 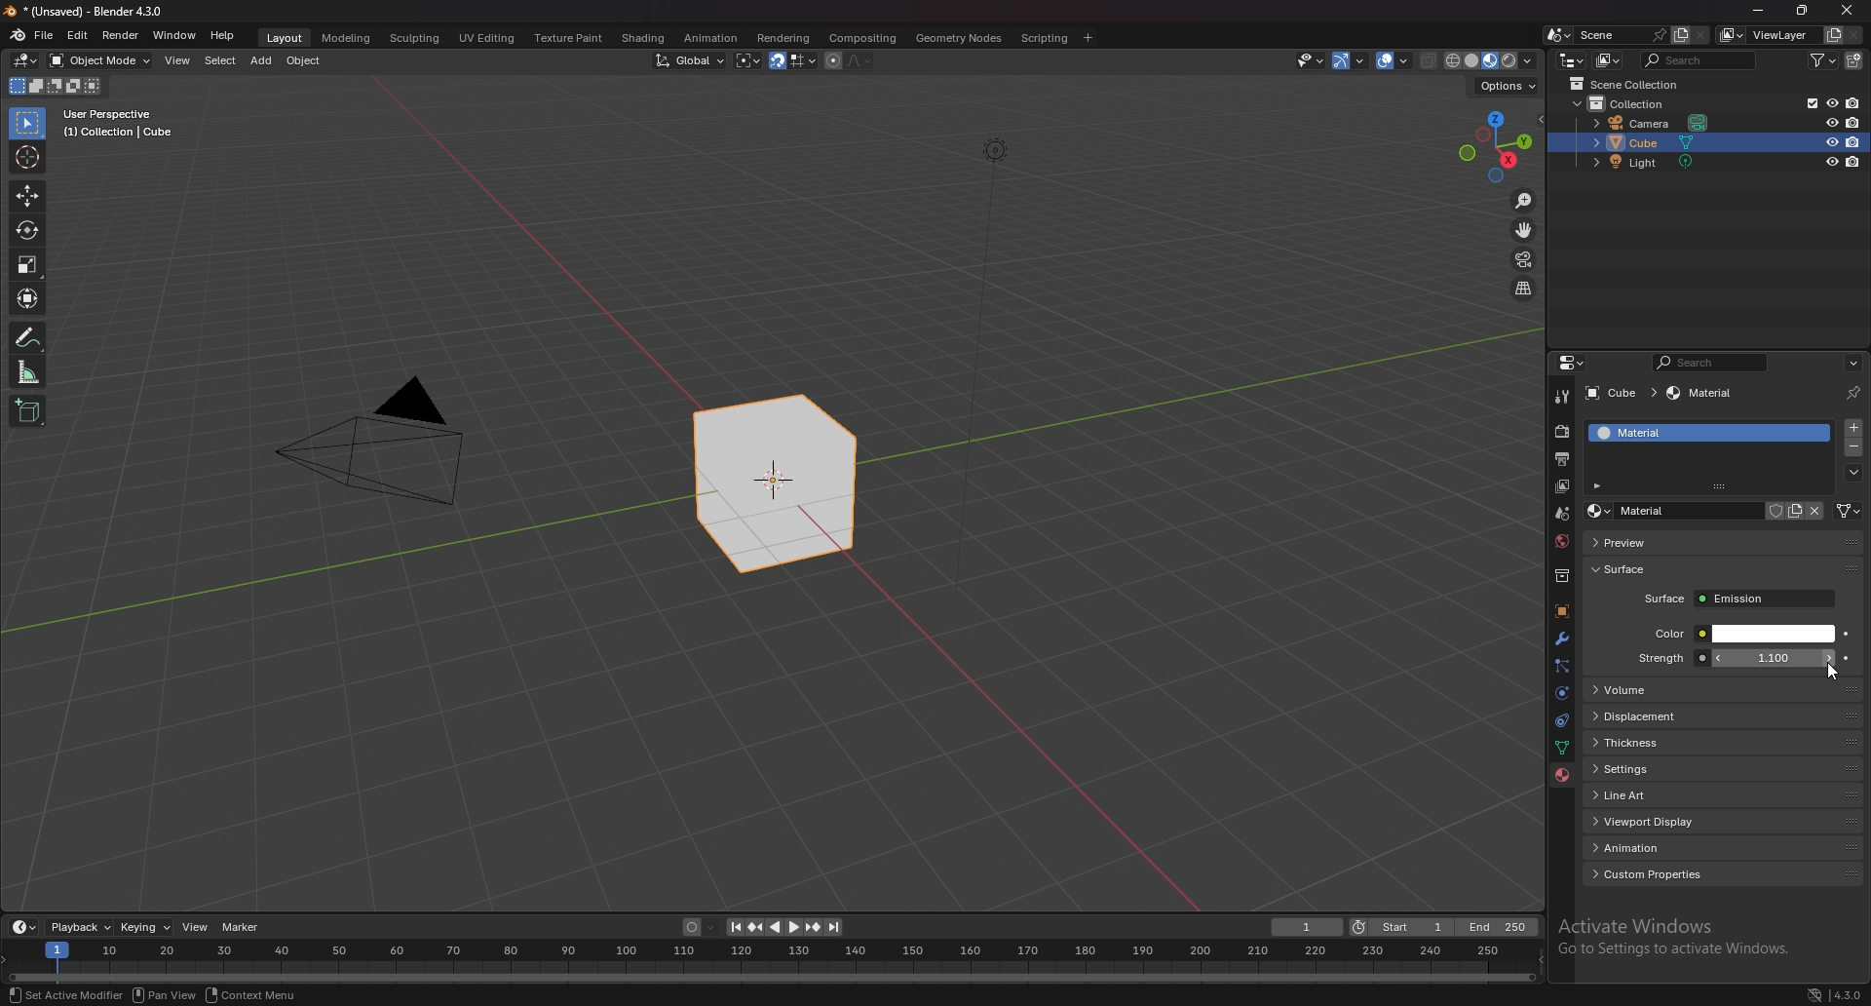 I want to click on layout, so click(x=282, y=35).